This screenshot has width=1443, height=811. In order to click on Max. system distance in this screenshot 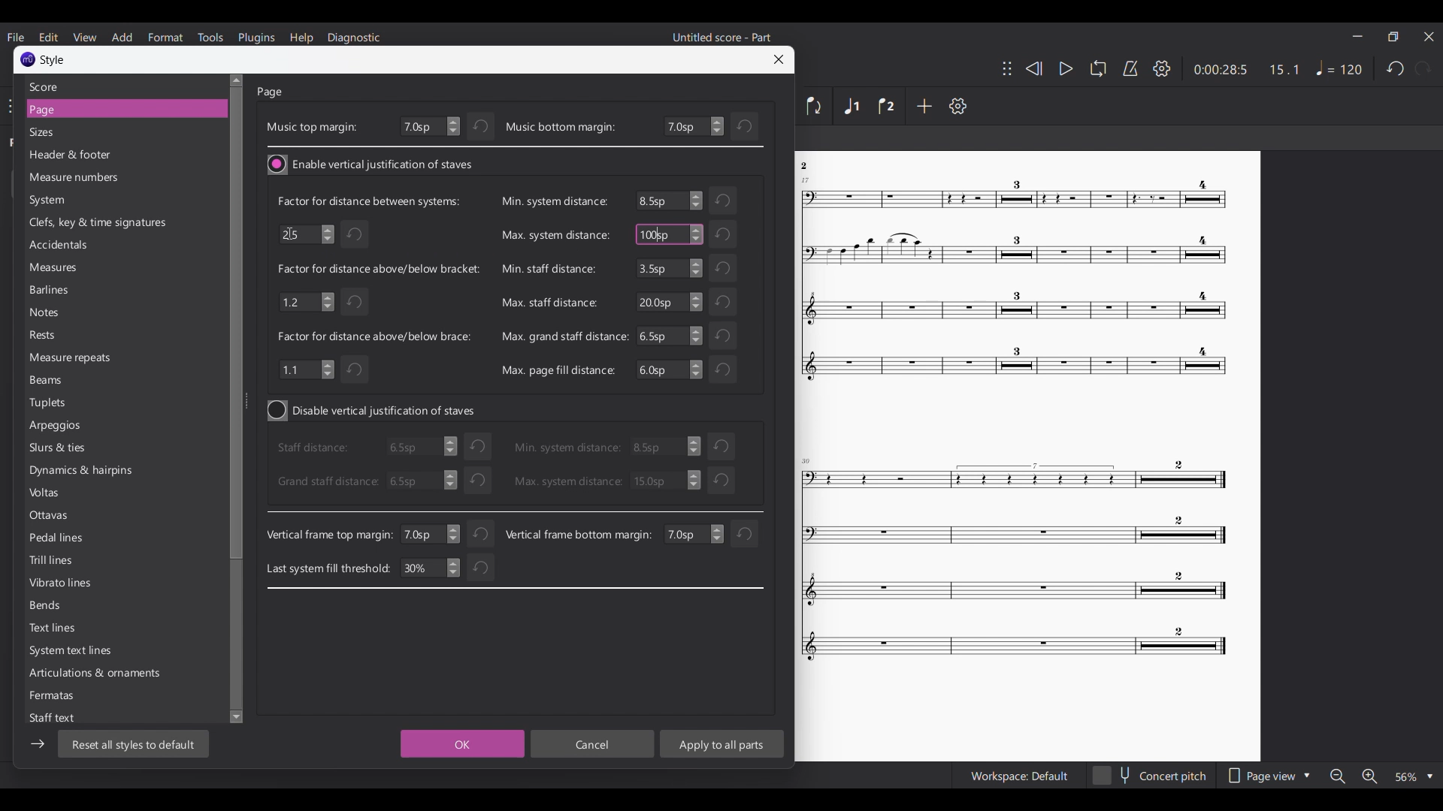, I will do `click(567, 481)`.